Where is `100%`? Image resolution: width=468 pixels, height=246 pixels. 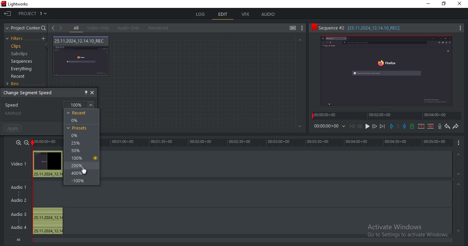 100% is located at coordinates (77, 158).